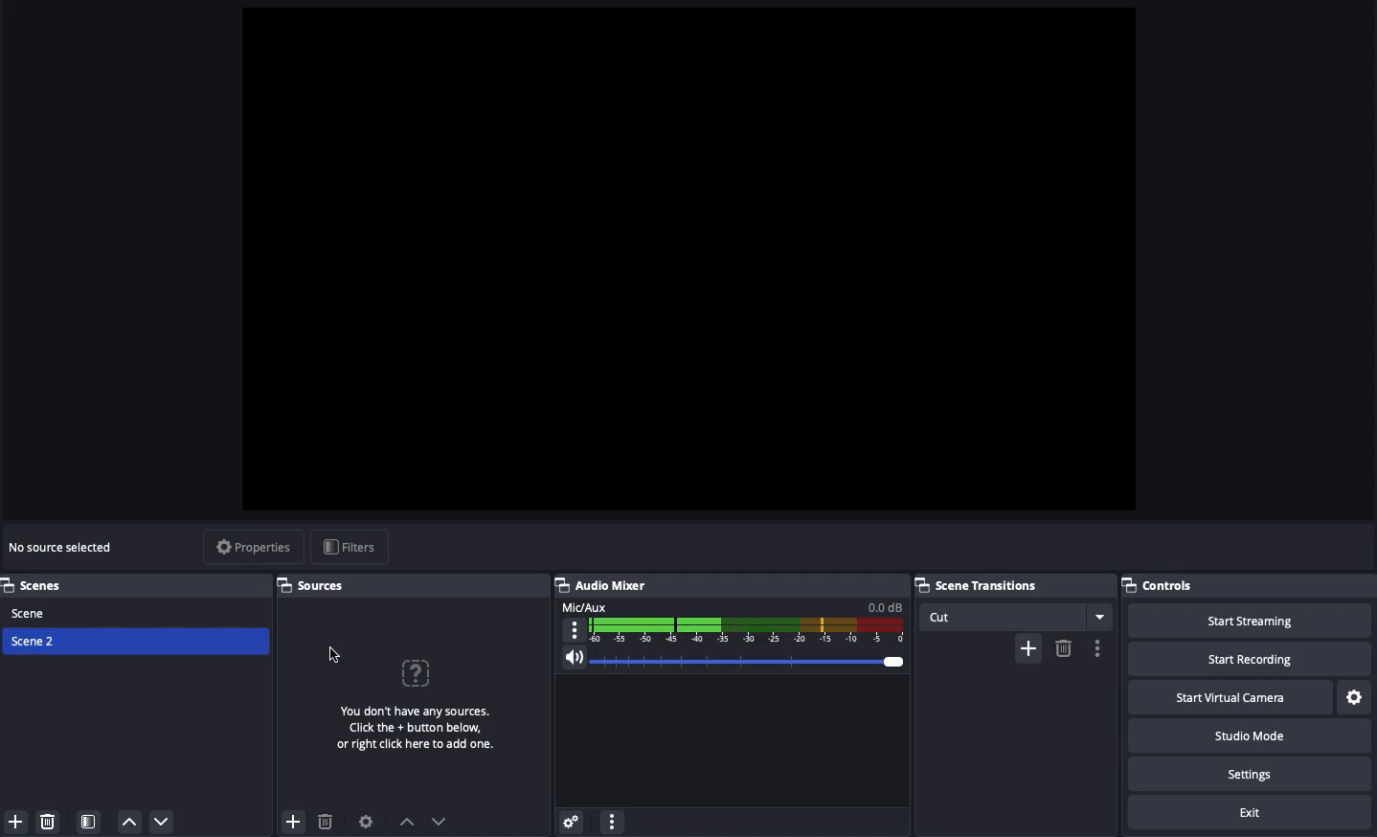 This screenshot has height=837, width=1377. Describe the element at coordinates (68, 549) in the screenshot. I see `No sources selected ` at that location.